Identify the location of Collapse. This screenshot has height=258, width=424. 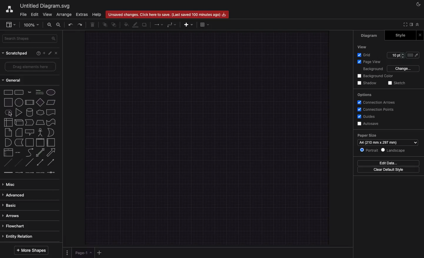
(418, 25).